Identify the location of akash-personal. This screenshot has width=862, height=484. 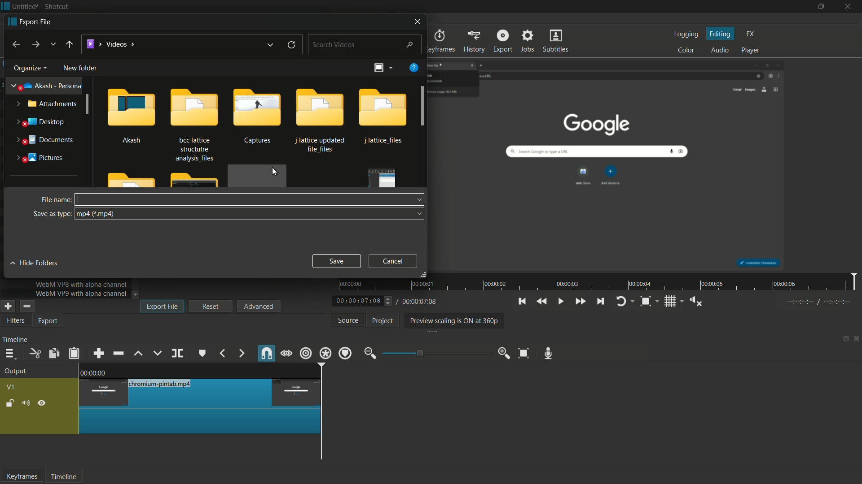
(48, 86).